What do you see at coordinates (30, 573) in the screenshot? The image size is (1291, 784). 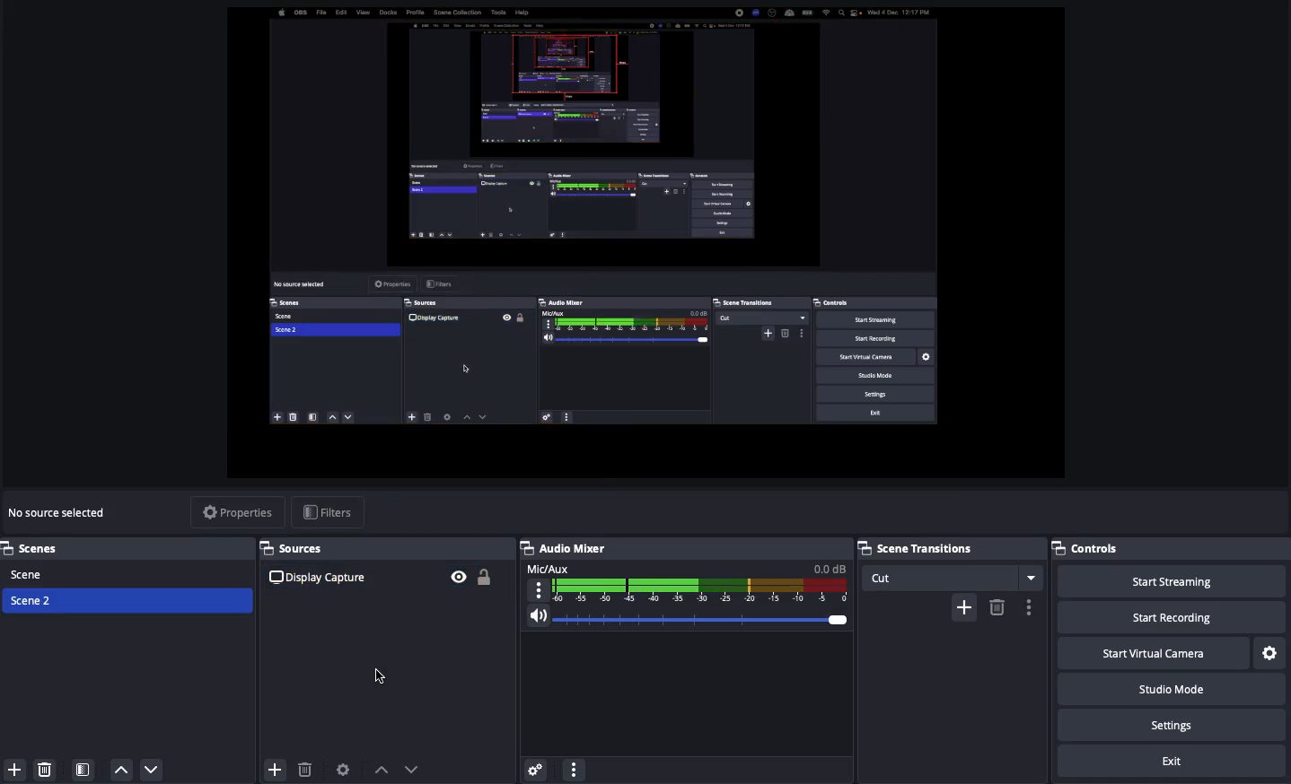 I see `Scene 1` at bounding box center [30, 573].